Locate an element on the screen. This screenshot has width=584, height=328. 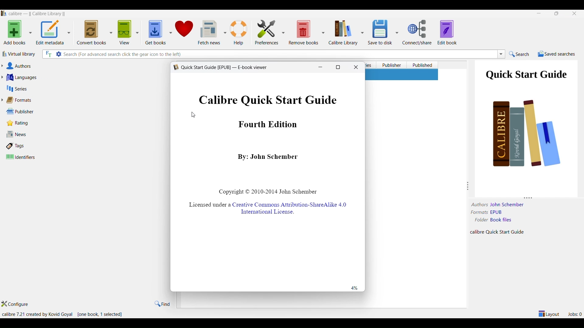
remove books options dropdown button is located at coordinates (324, 33).